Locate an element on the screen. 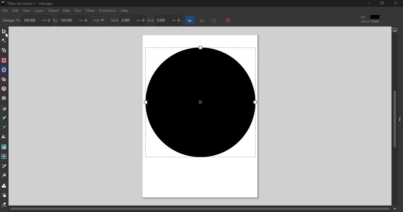 Image resolution: width=403 pixels, height=212 pixels. Toggle command bar is located at coordinates (401, 118).